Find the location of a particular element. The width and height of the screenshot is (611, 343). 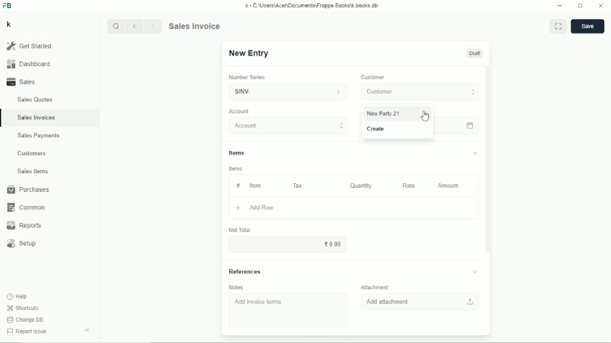

Reports is located at coordinates (23, 226).